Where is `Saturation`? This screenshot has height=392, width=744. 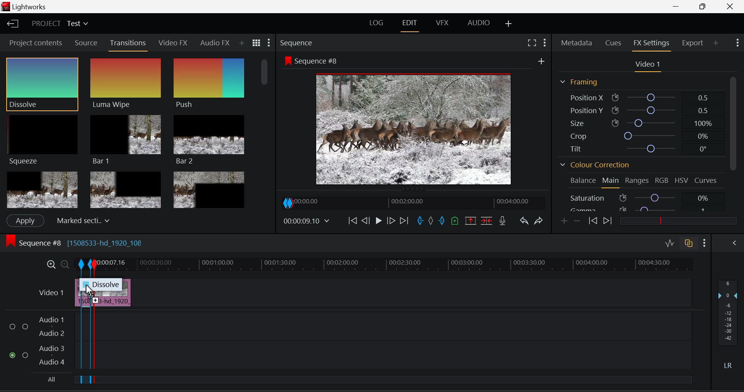 Saturation is located at coordinates (639, 198).